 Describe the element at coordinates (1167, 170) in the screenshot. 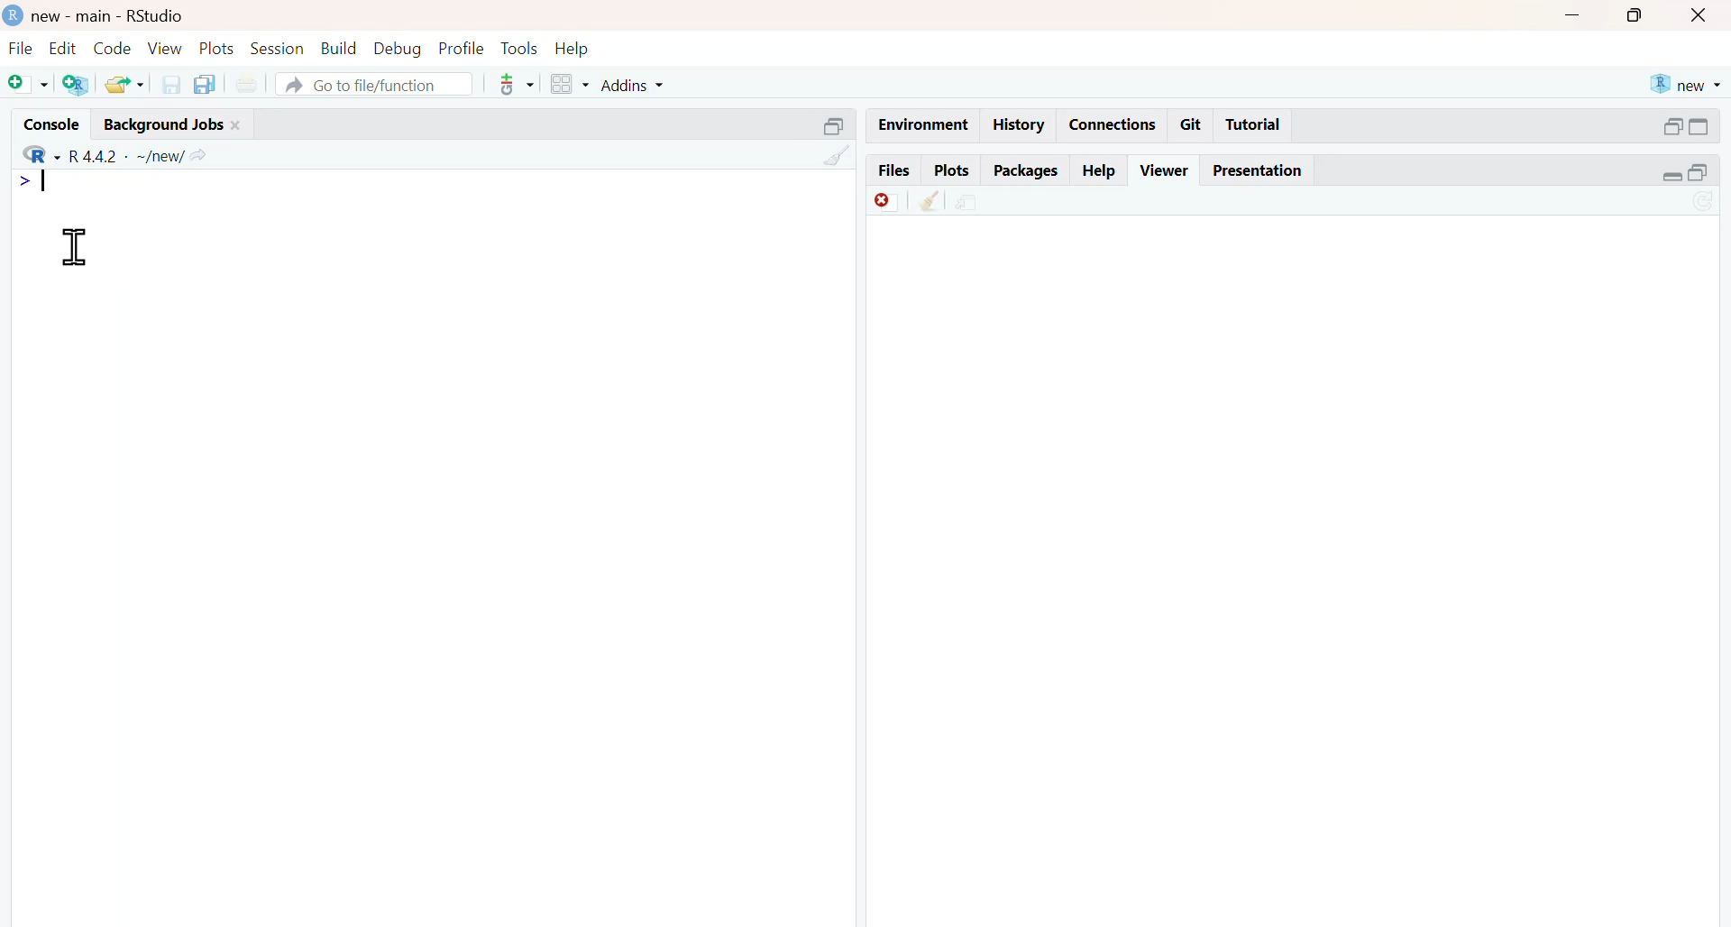

I see `viewer` at that location.